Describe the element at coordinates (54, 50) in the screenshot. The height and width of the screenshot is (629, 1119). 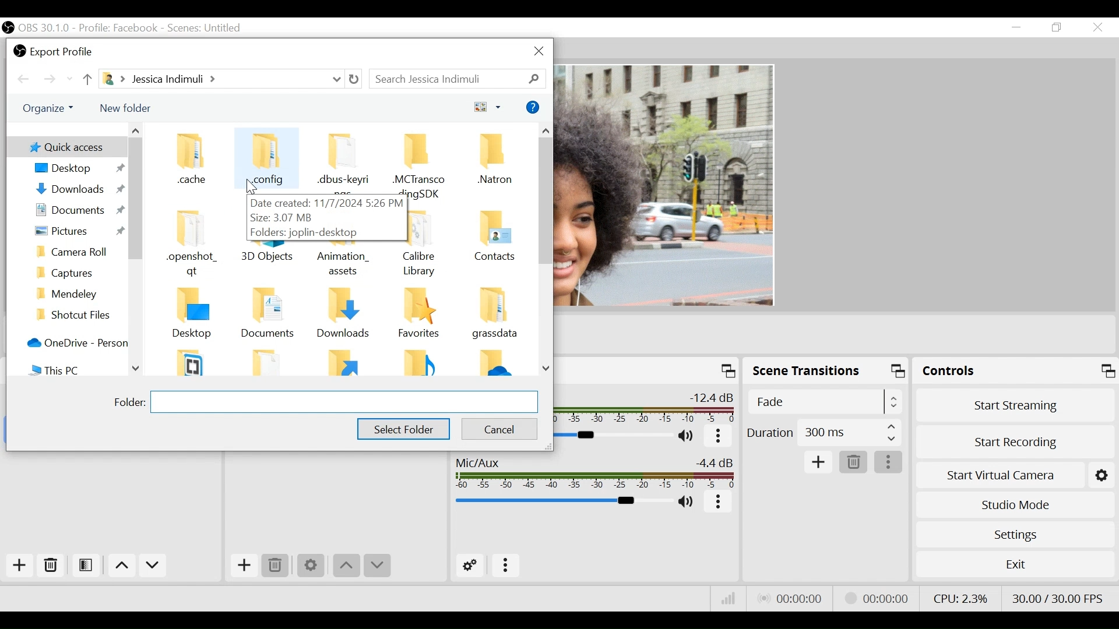
I see `Export File` at that location.